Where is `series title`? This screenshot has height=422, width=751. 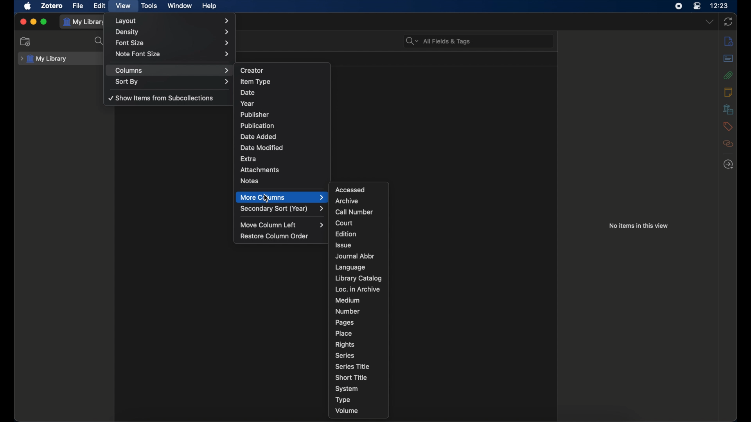 series title is located at coordinates (352, 366).